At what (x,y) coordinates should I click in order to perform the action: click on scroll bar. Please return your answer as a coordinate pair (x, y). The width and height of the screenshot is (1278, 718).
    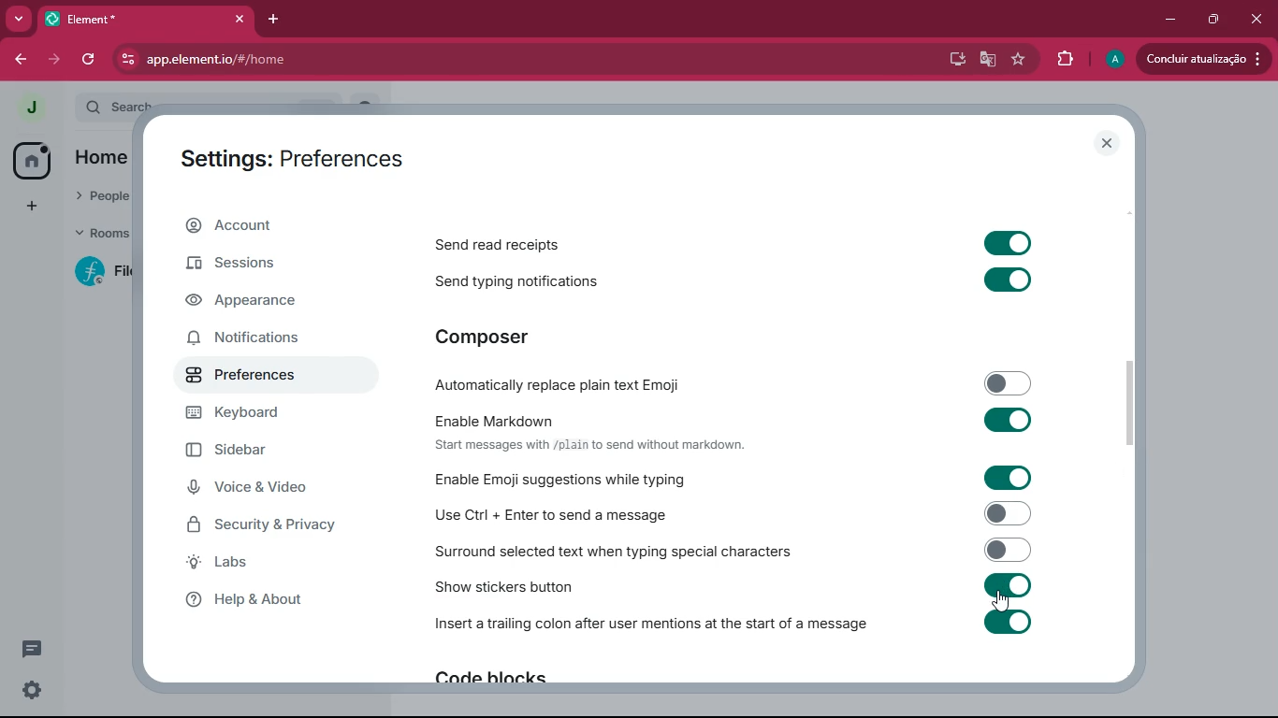
    Looking at the image, I should click on (1134, 405).